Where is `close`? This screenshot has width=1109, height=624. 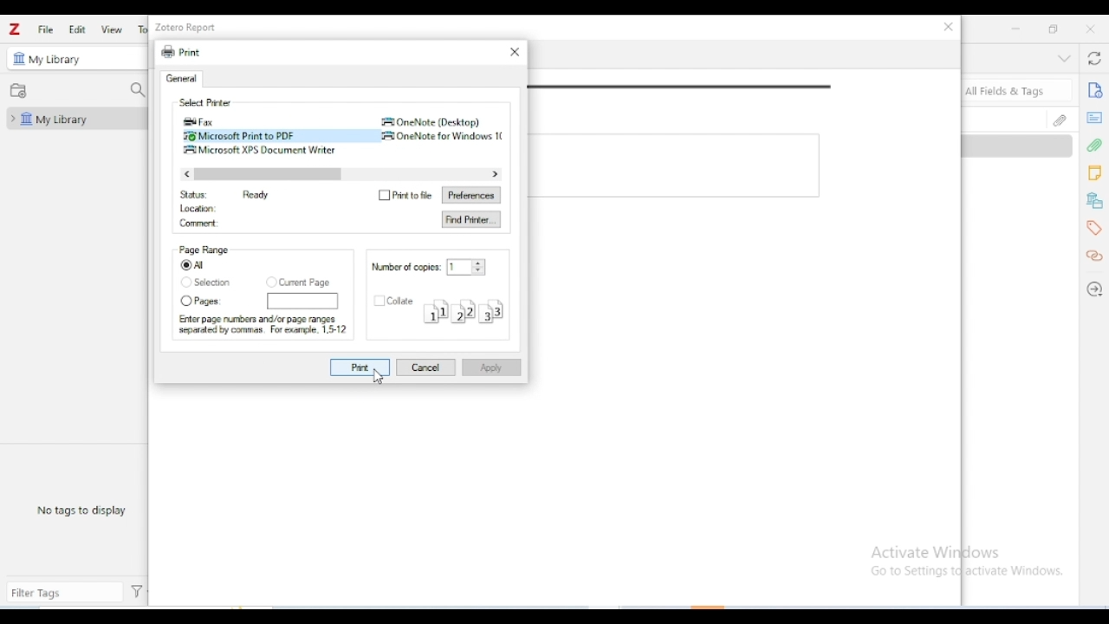
close is located at coordinates (949, 27).